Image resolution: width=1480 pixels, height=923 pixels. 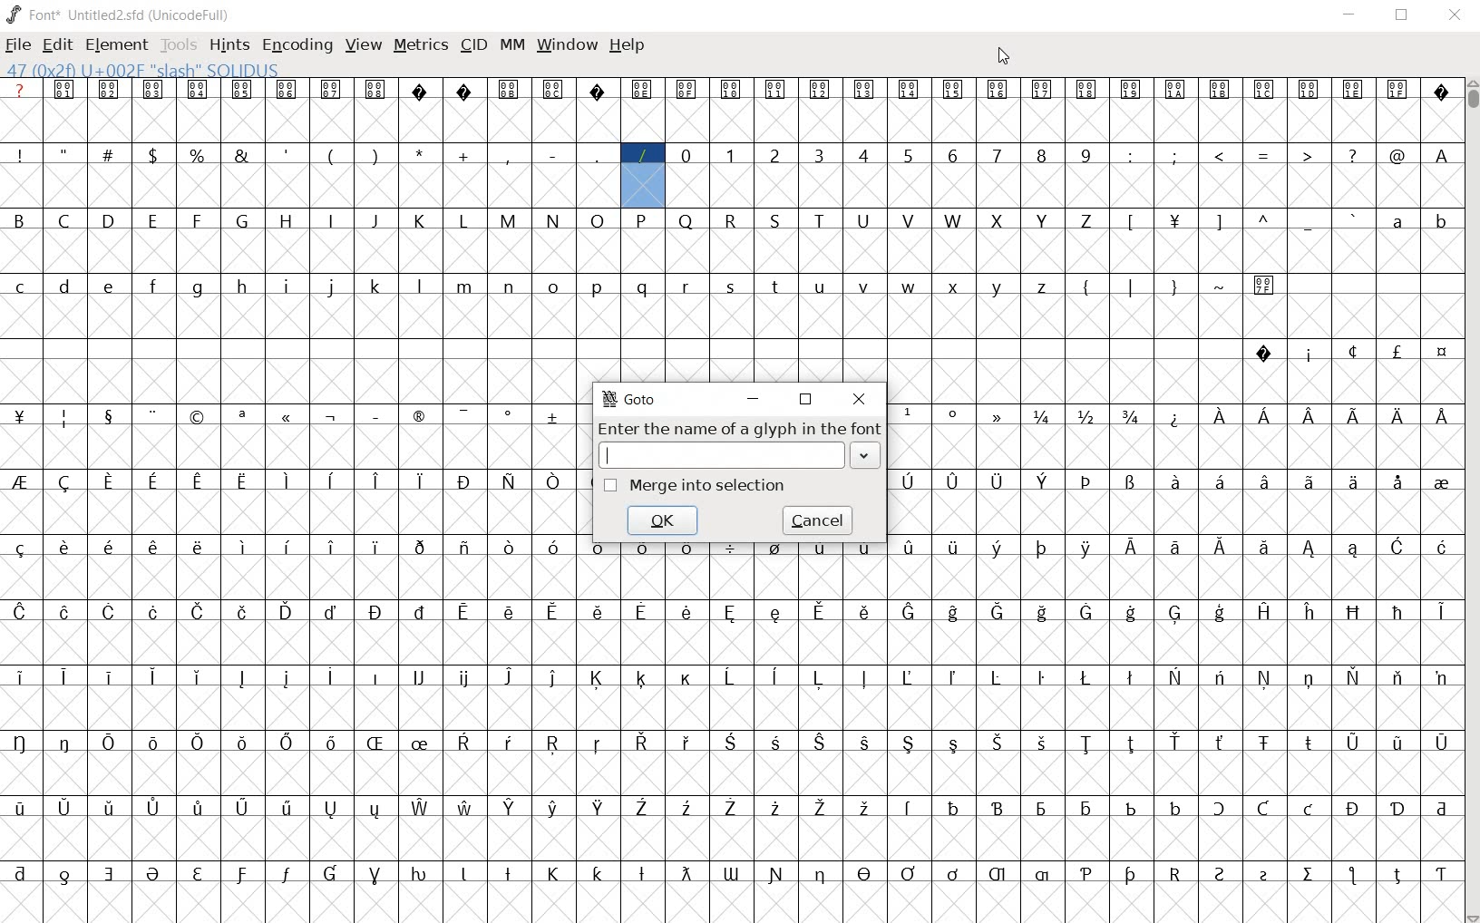 What do you see at coordinates (1264, 415) in the screenshot?
I see `glyph` at bounding box center [1264, 415].